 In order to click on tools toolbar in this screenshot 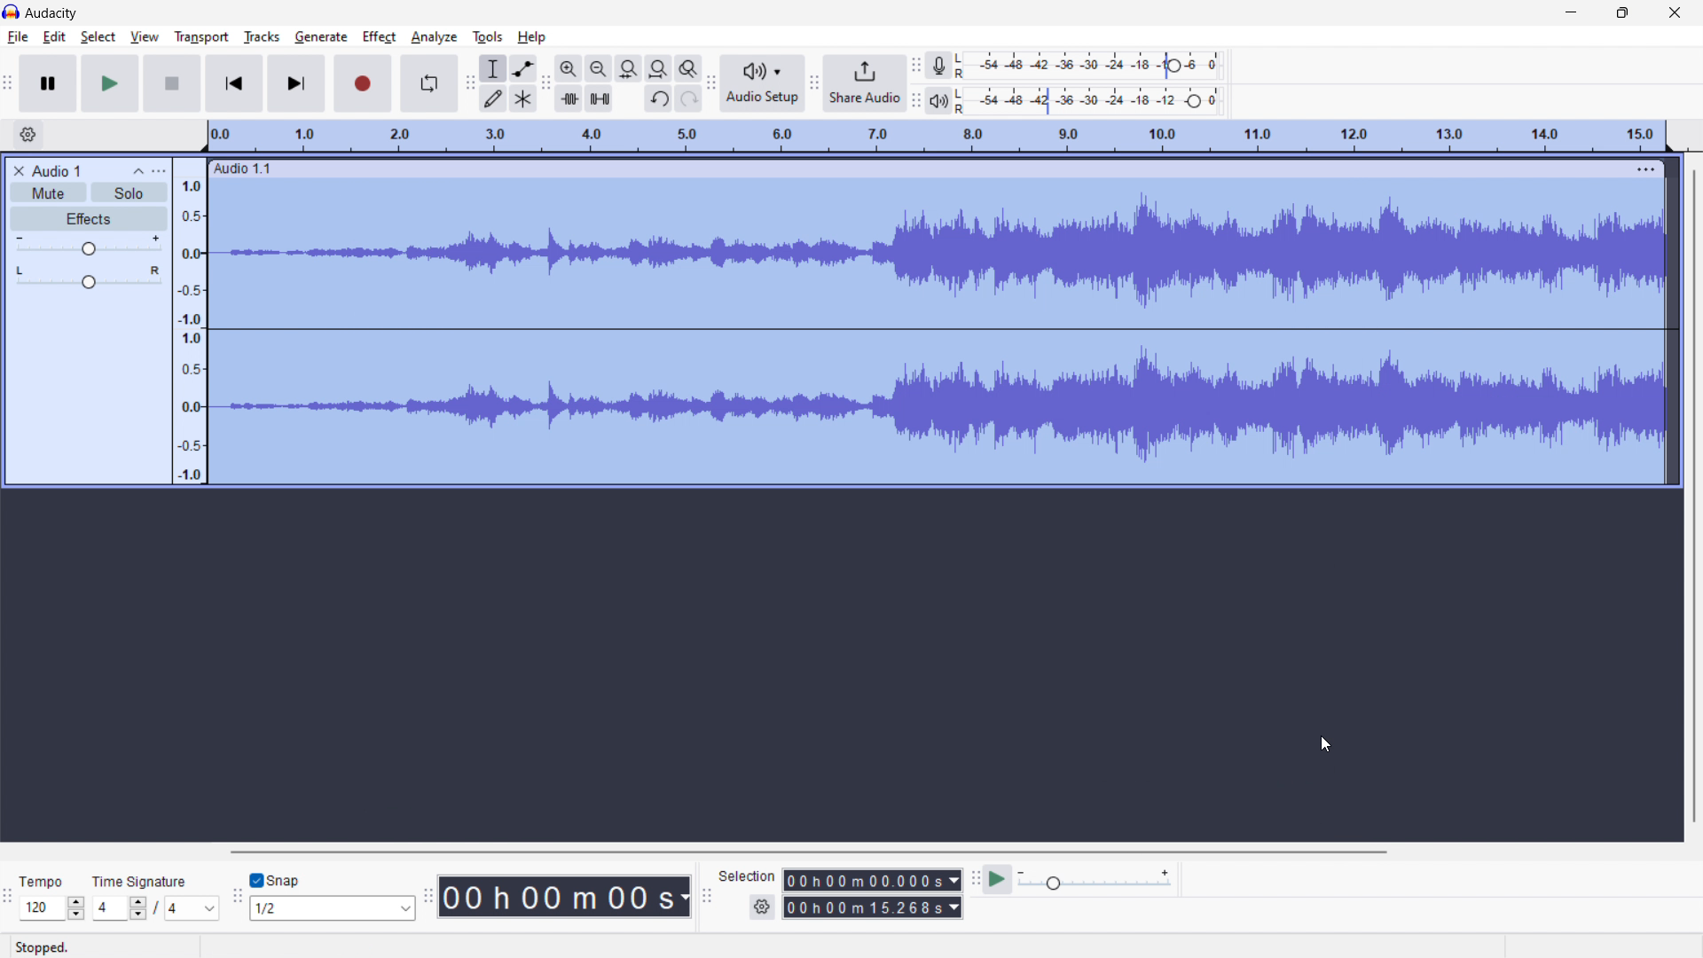, I will do `click(468, 83)`.